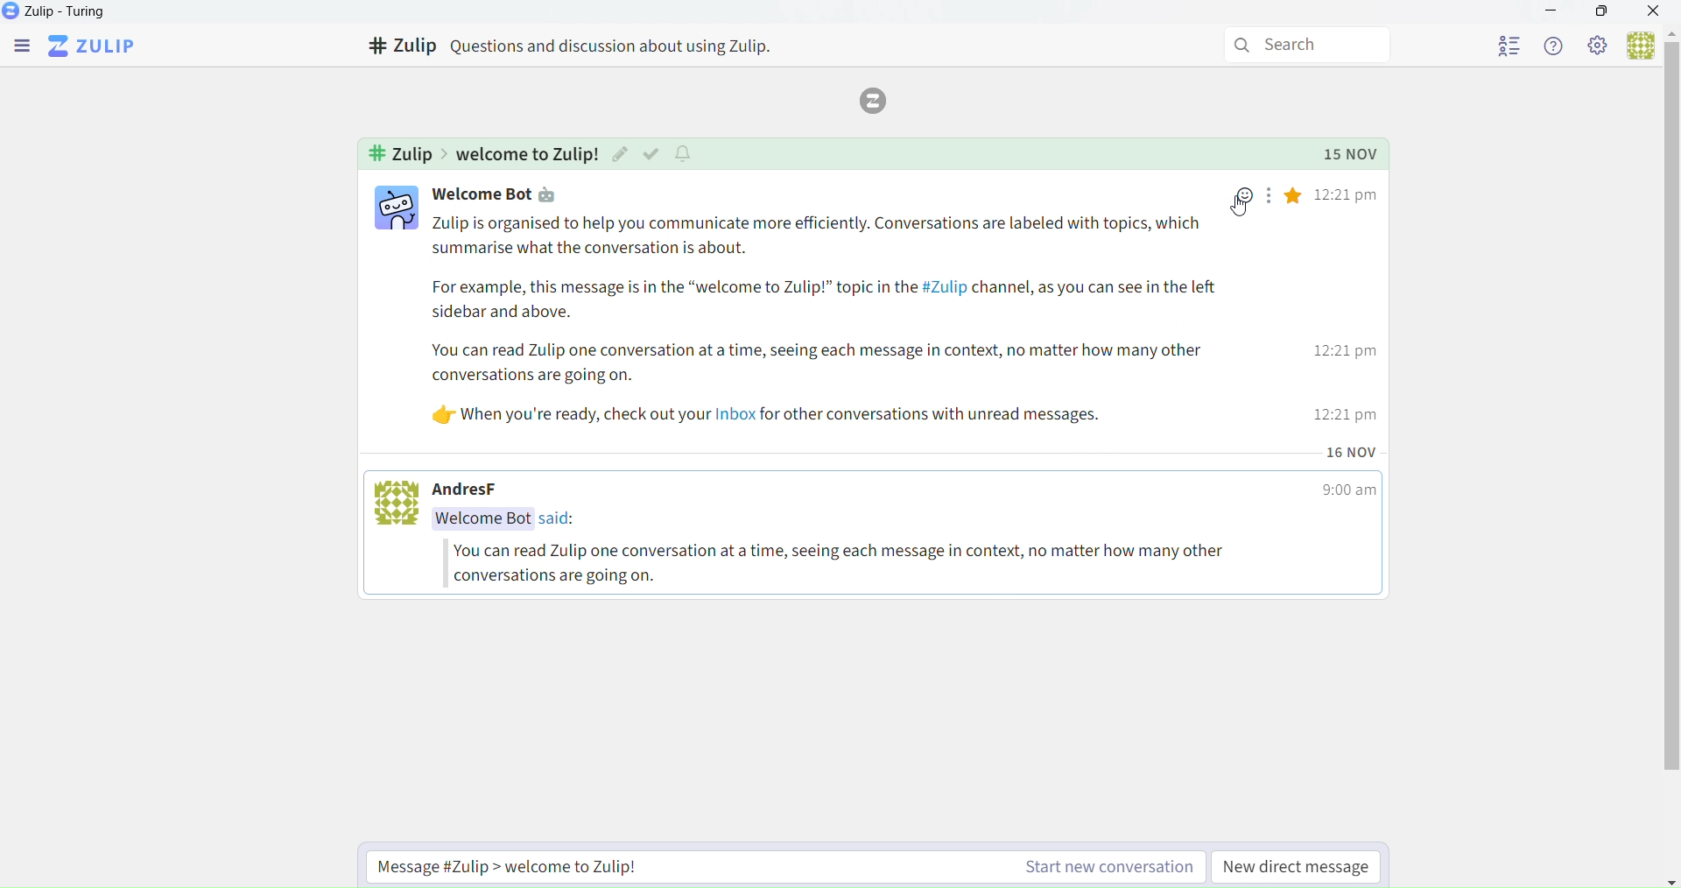 This screenshot has width=1681, height=888. What do you see at coordinates (1555, 45) in the screenshot?
I see `Help` at bounding box center [1555, 45].